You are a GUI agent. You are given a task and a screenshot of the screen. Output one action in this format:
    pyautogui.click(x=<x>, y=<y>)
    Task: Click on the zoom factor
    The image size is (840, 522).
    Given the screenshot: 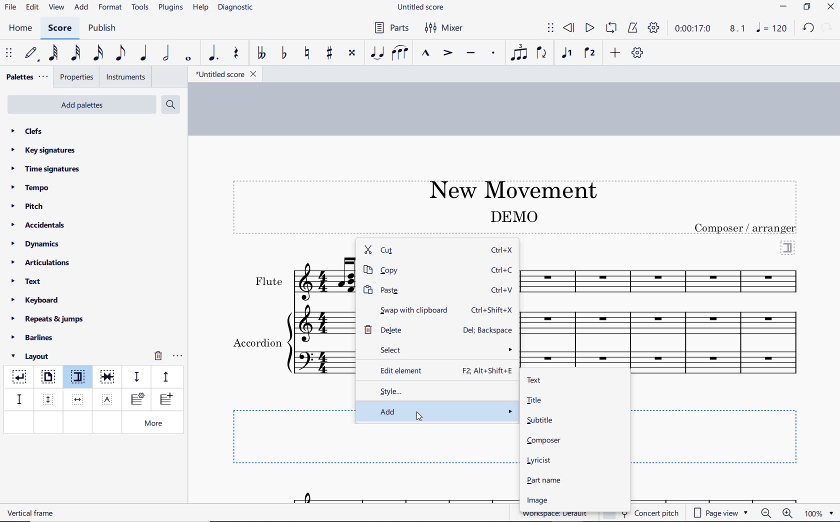 What is the action you would take?
    pyautogui.click(x=819, y=513)
    